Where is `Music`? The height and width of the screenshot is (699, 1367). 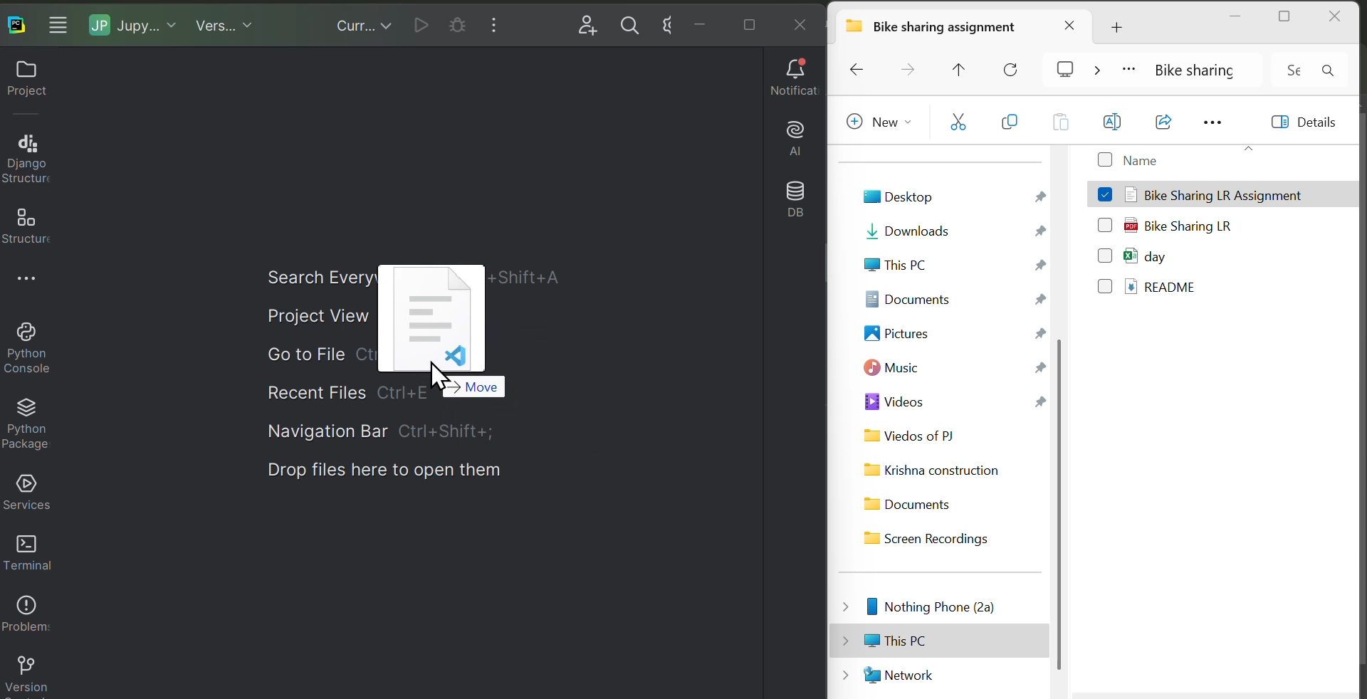 Music is located at coordinates (953, 367).